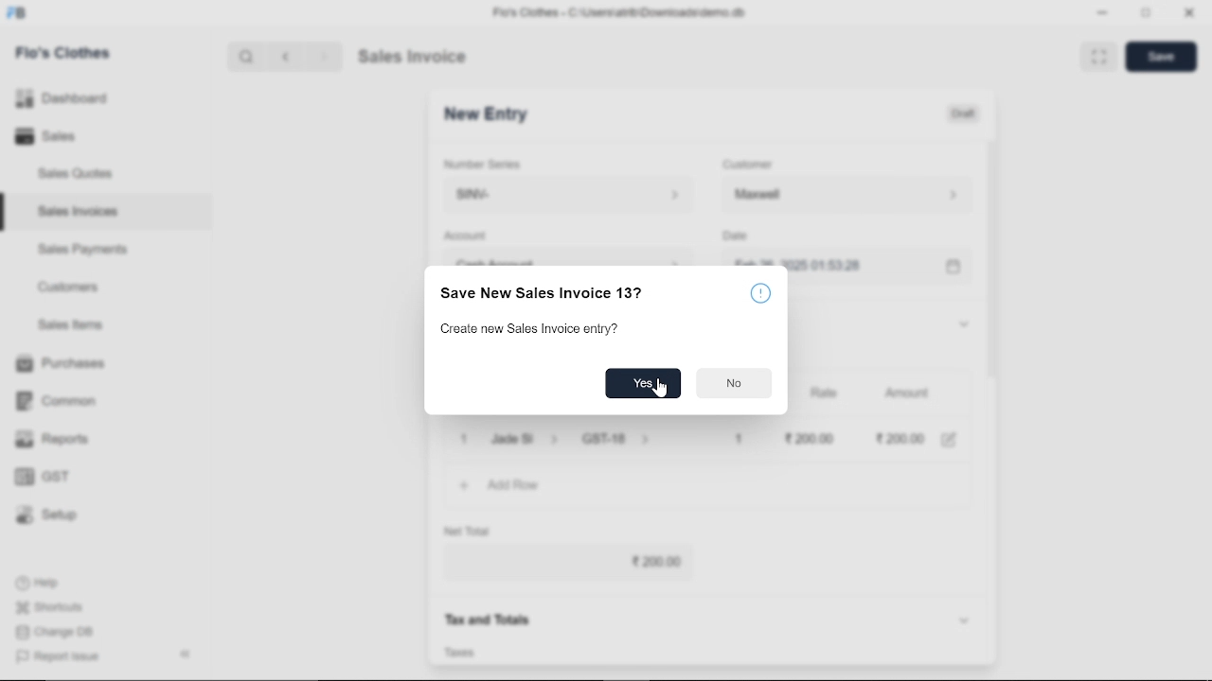 This screenshot has width=1212, height=681. Describe the element at coordinates (661, 389) in the screenshot. I see `cursor` at that location.